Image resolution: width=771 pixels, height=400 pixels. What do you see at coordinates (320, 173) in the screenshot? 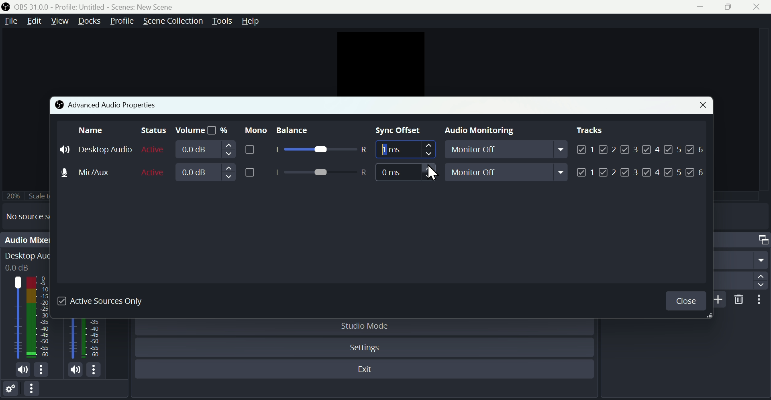
I see `Balance slider` at bounding box center [320, 173].